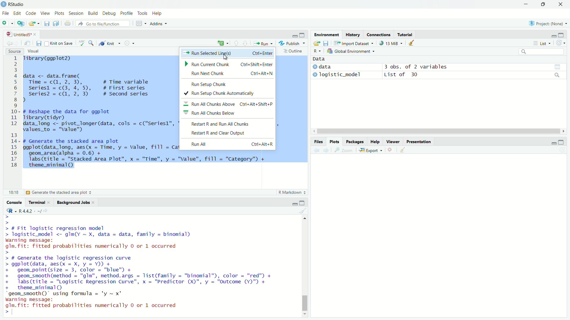 This screenshot has width=570, height=320. Describe the element at coordinates (17, 13) in the screenshot. I see `Edit` at that location.